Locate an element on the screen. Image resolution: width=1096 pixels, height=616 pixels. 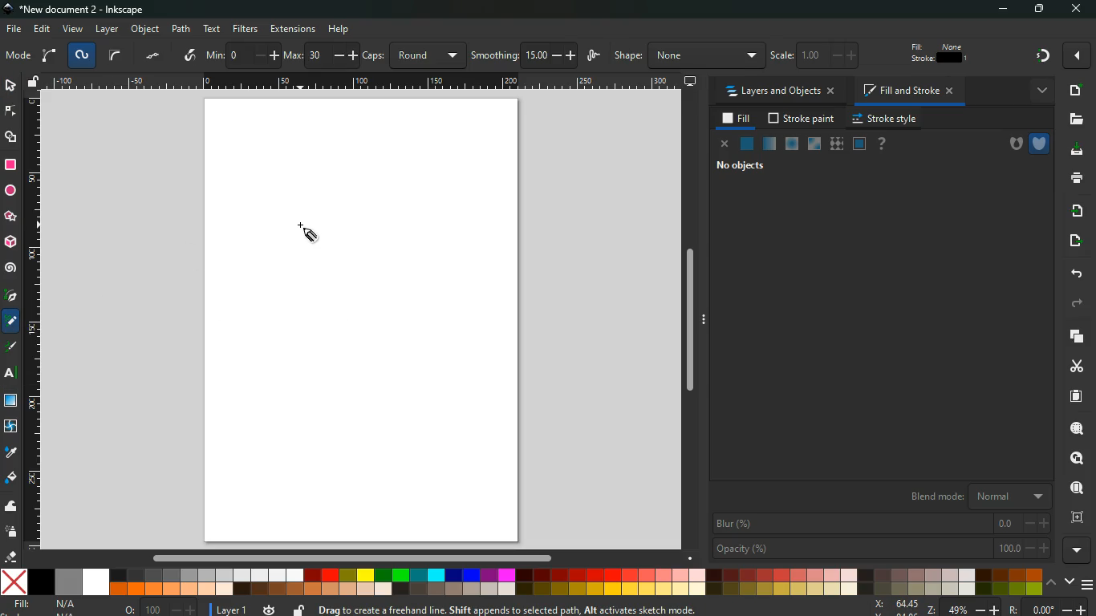
fill is located at coordinates (11, 478).